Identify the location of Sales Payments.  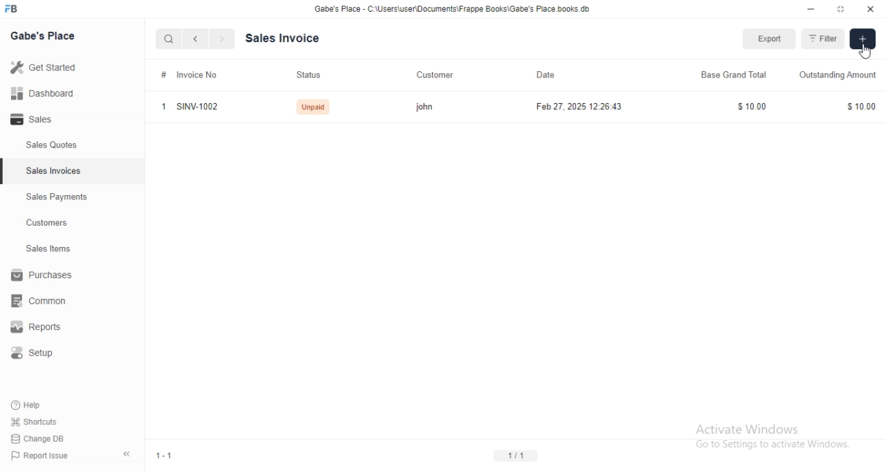
(53, 197).